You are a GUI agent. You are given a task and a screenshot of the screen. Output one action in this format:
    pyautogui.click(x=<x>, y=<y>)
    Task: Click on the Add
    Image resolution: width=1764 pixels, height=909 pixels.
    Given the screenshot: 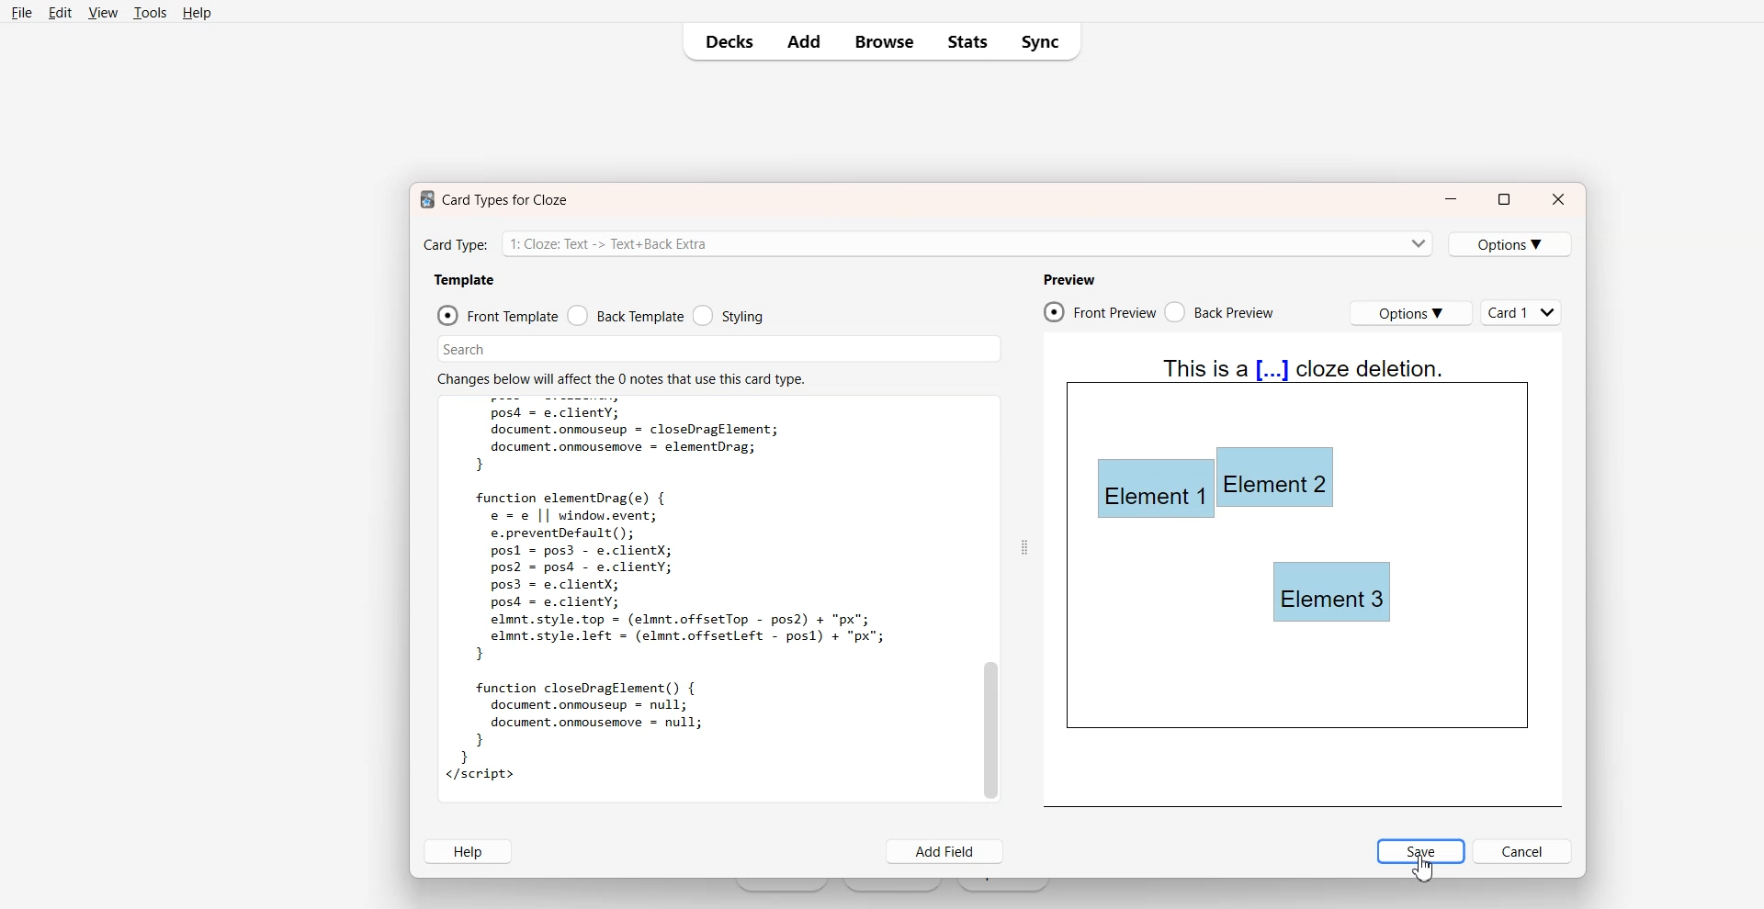 What is the action you would take?
    pyautogui.click(x=802, y=41)
    